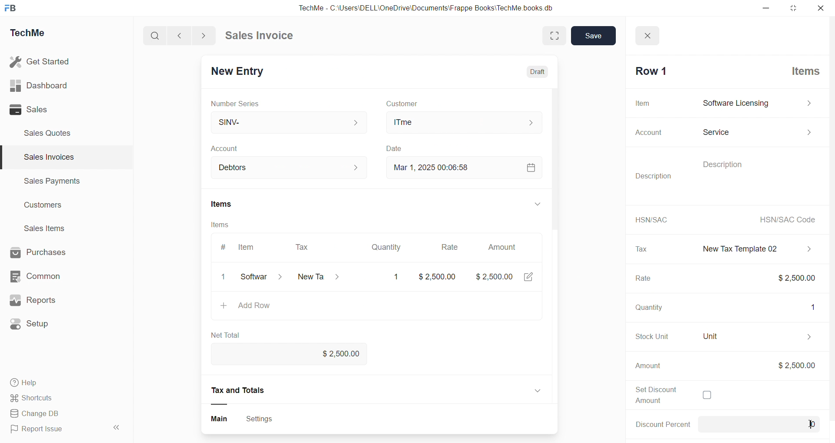 The height and width of the screenshot is (443, 835). What do you see at coordinates (244, 166) in the screenshot?
I see `Account` at bounding box center [244, 166].